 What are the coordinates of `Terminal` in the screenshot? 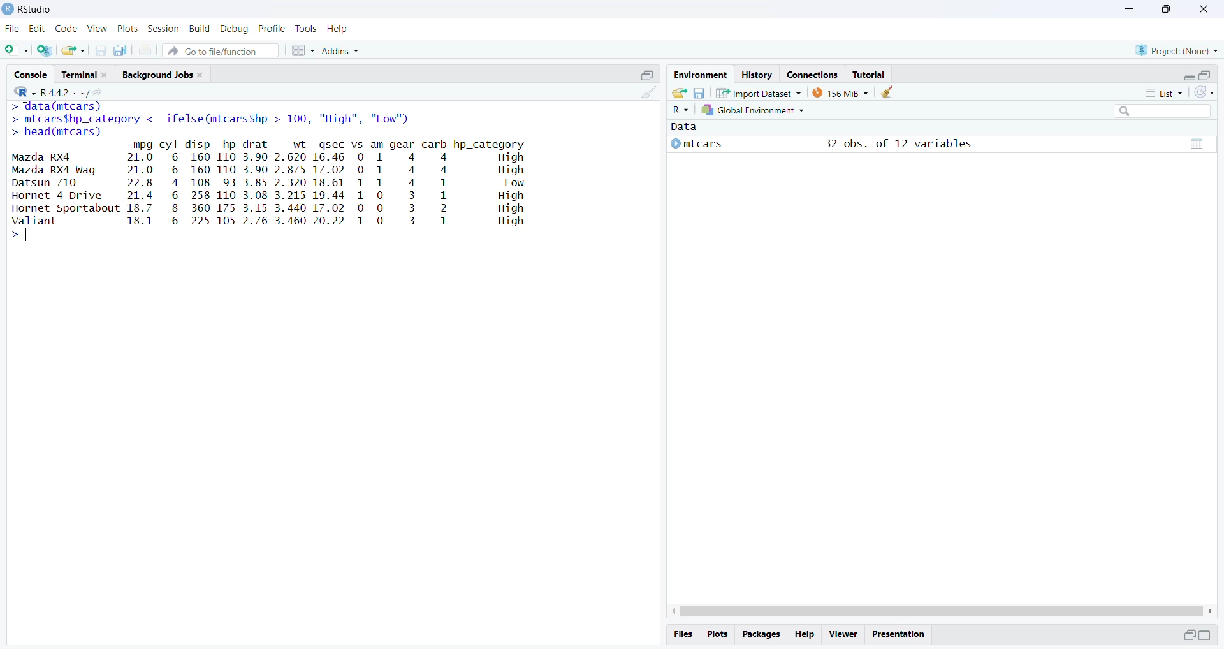 It's located at (86, 74).